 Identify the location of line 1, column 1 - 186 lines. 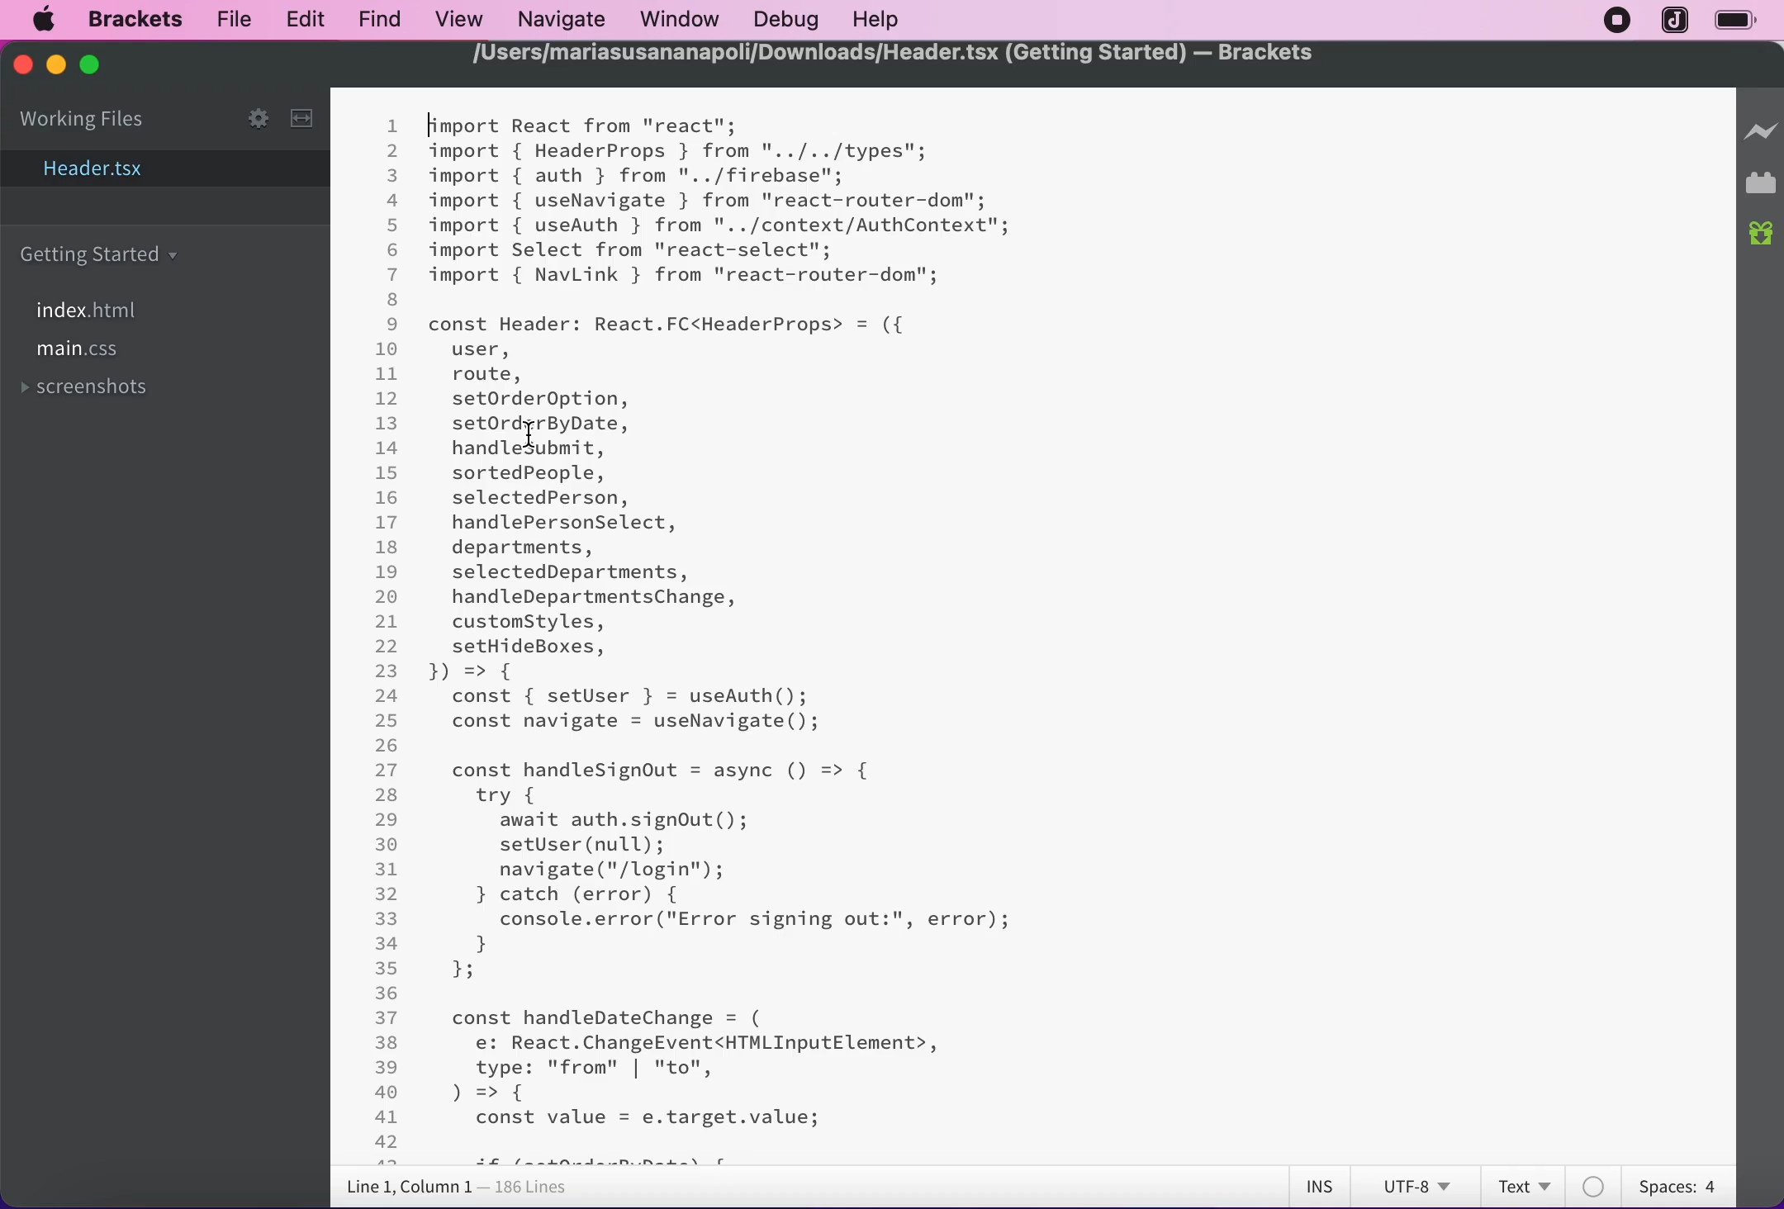
(472, 1185).